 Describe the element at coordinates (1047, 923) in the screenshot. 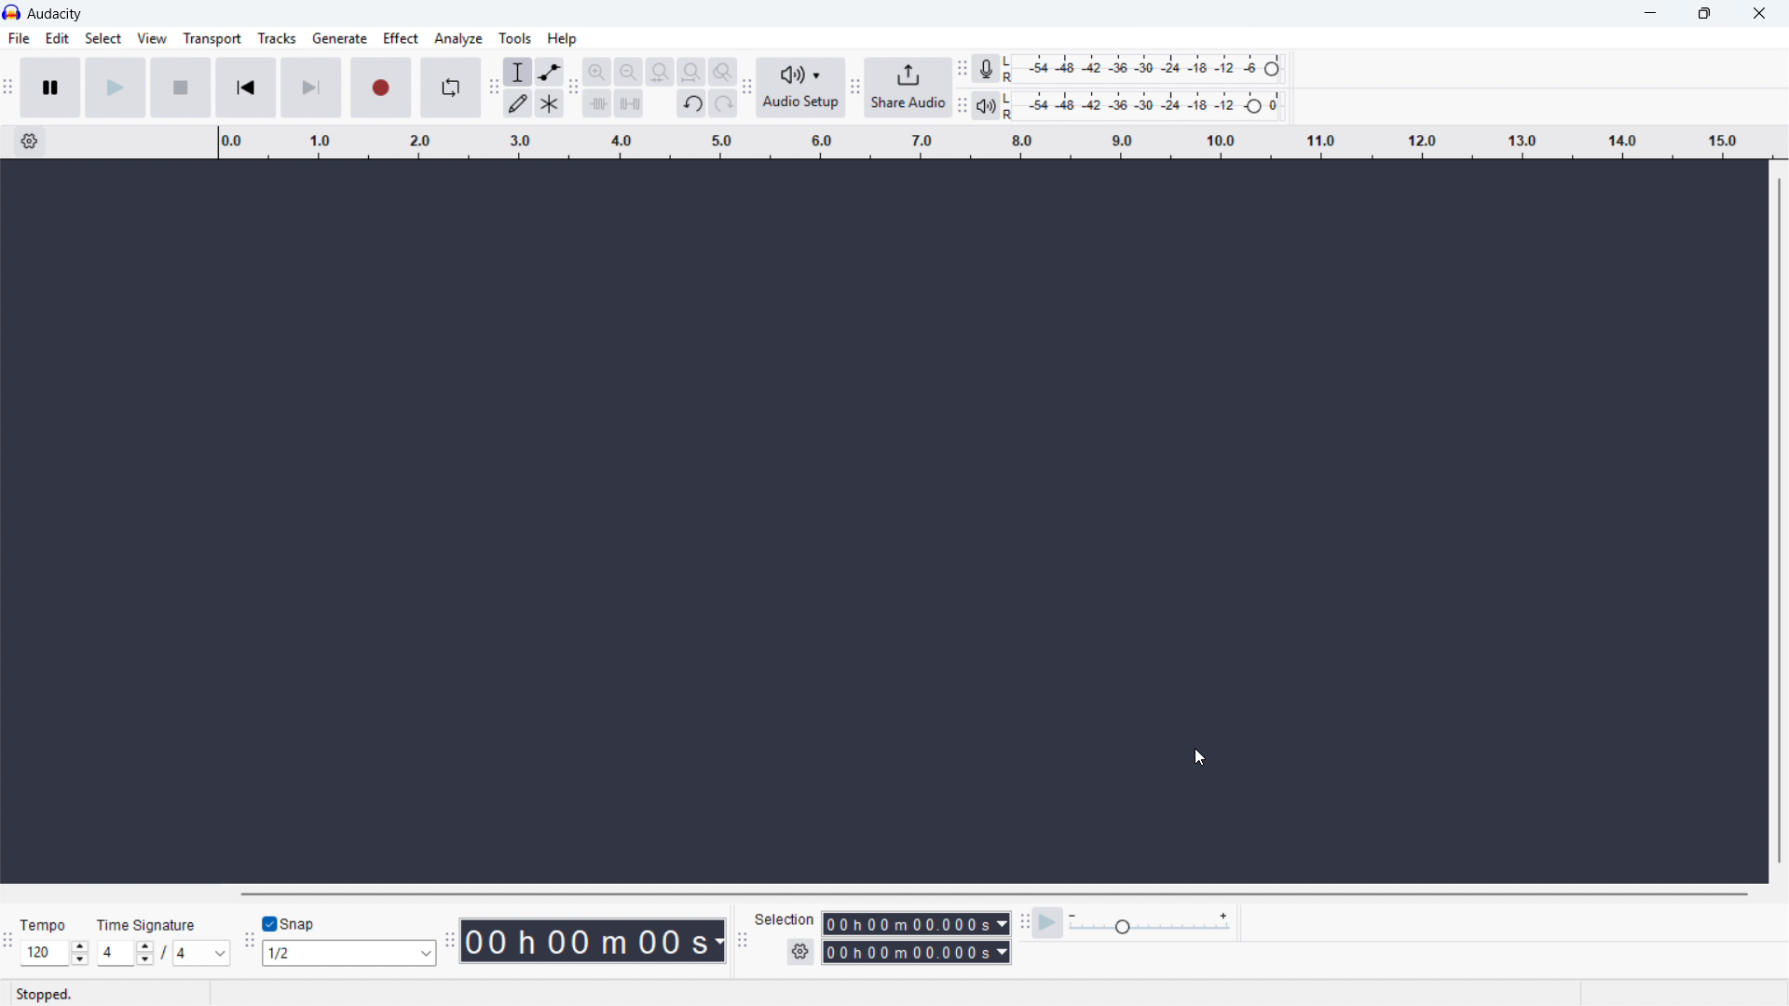

I see `play at speed ` at that location.